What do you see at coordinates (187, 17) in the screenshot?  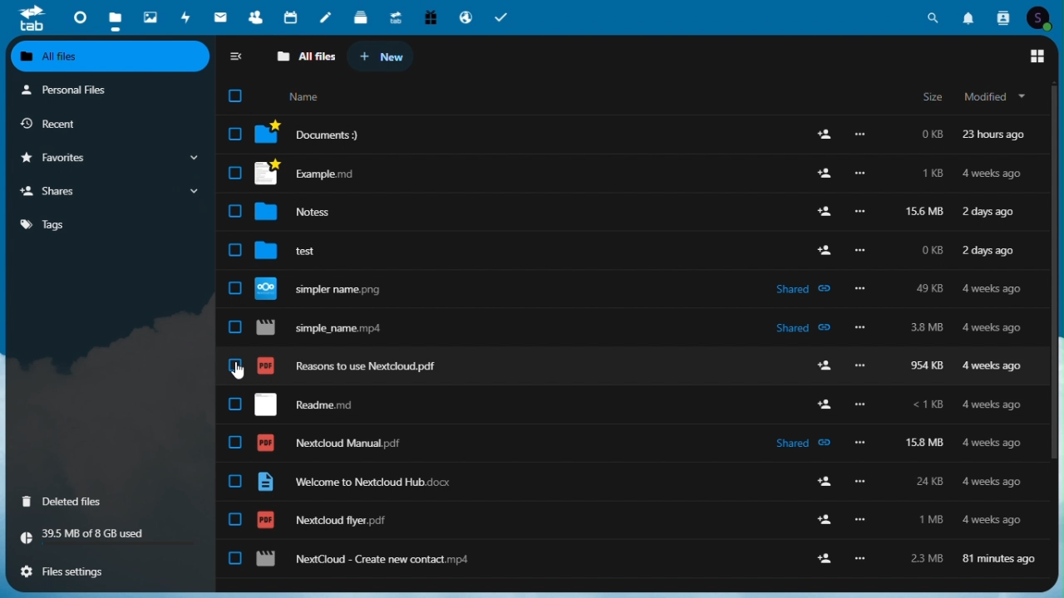 I see `Activity` at bounding box center [187, 17].